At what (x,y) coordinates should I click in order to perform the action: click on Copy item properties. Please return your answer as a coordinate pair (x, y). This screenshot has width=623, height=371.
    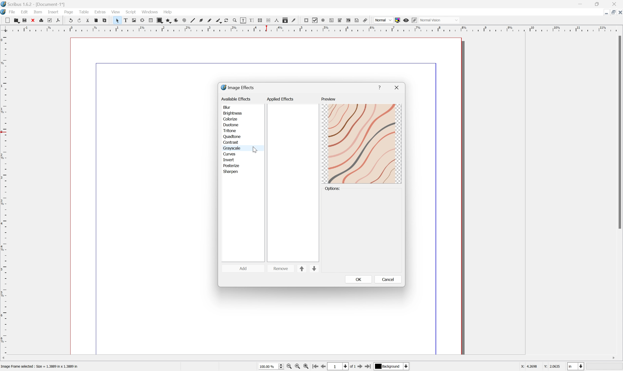
    Looking at the image, I should click on (286, 20).